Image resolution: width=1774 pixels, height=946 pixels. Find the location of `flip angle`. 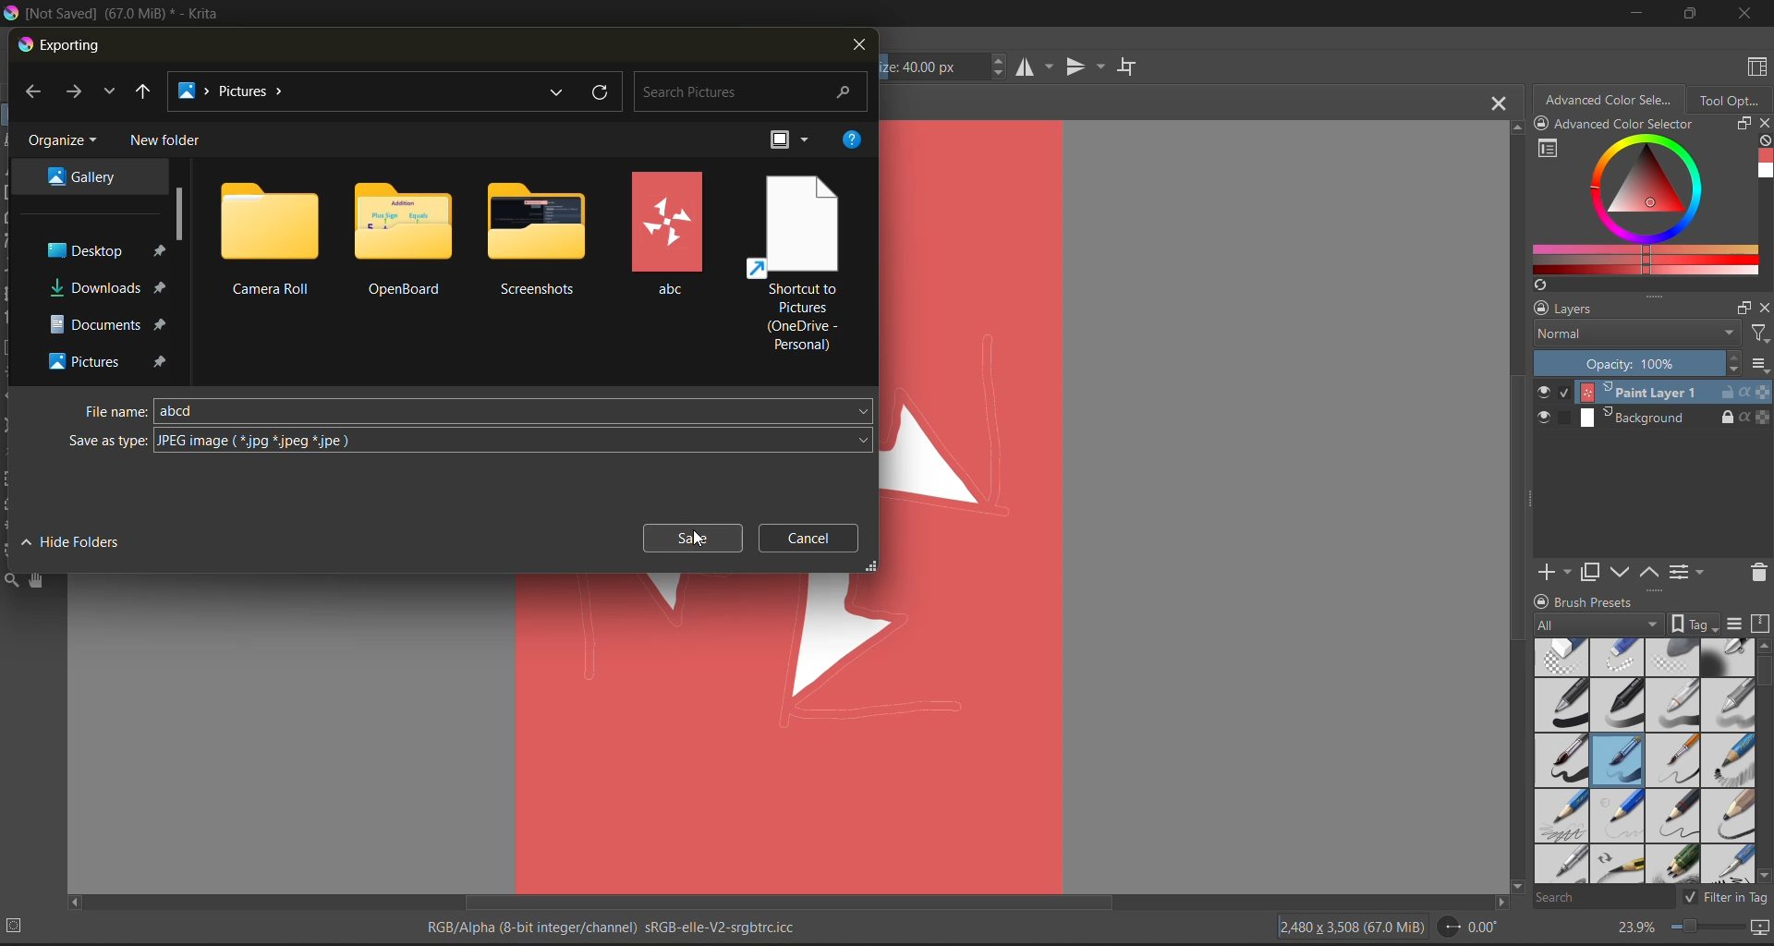

flip angle is located at coordinates (1467, 928).